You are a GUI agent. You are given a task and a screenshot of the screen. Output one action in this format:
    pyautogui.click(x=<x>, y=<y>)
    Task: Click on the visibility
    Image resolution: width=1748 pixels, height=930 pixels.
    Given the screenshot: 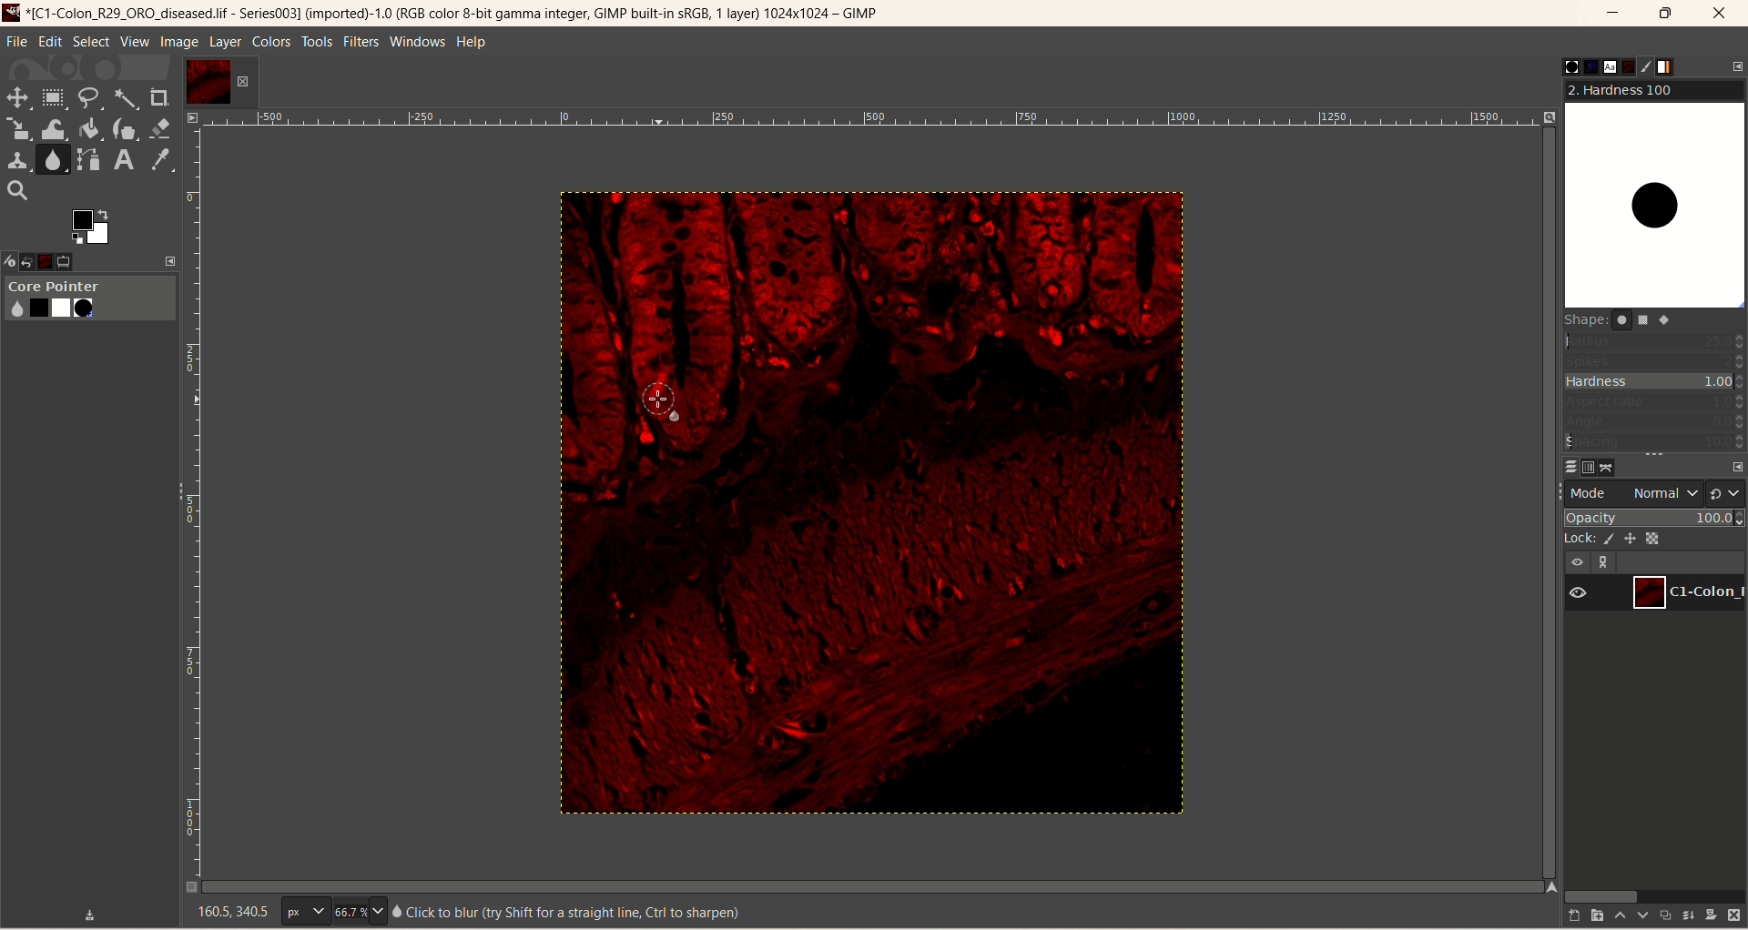 What is the action you would take?
    pyautogui.click(x=1584, y=592)
    